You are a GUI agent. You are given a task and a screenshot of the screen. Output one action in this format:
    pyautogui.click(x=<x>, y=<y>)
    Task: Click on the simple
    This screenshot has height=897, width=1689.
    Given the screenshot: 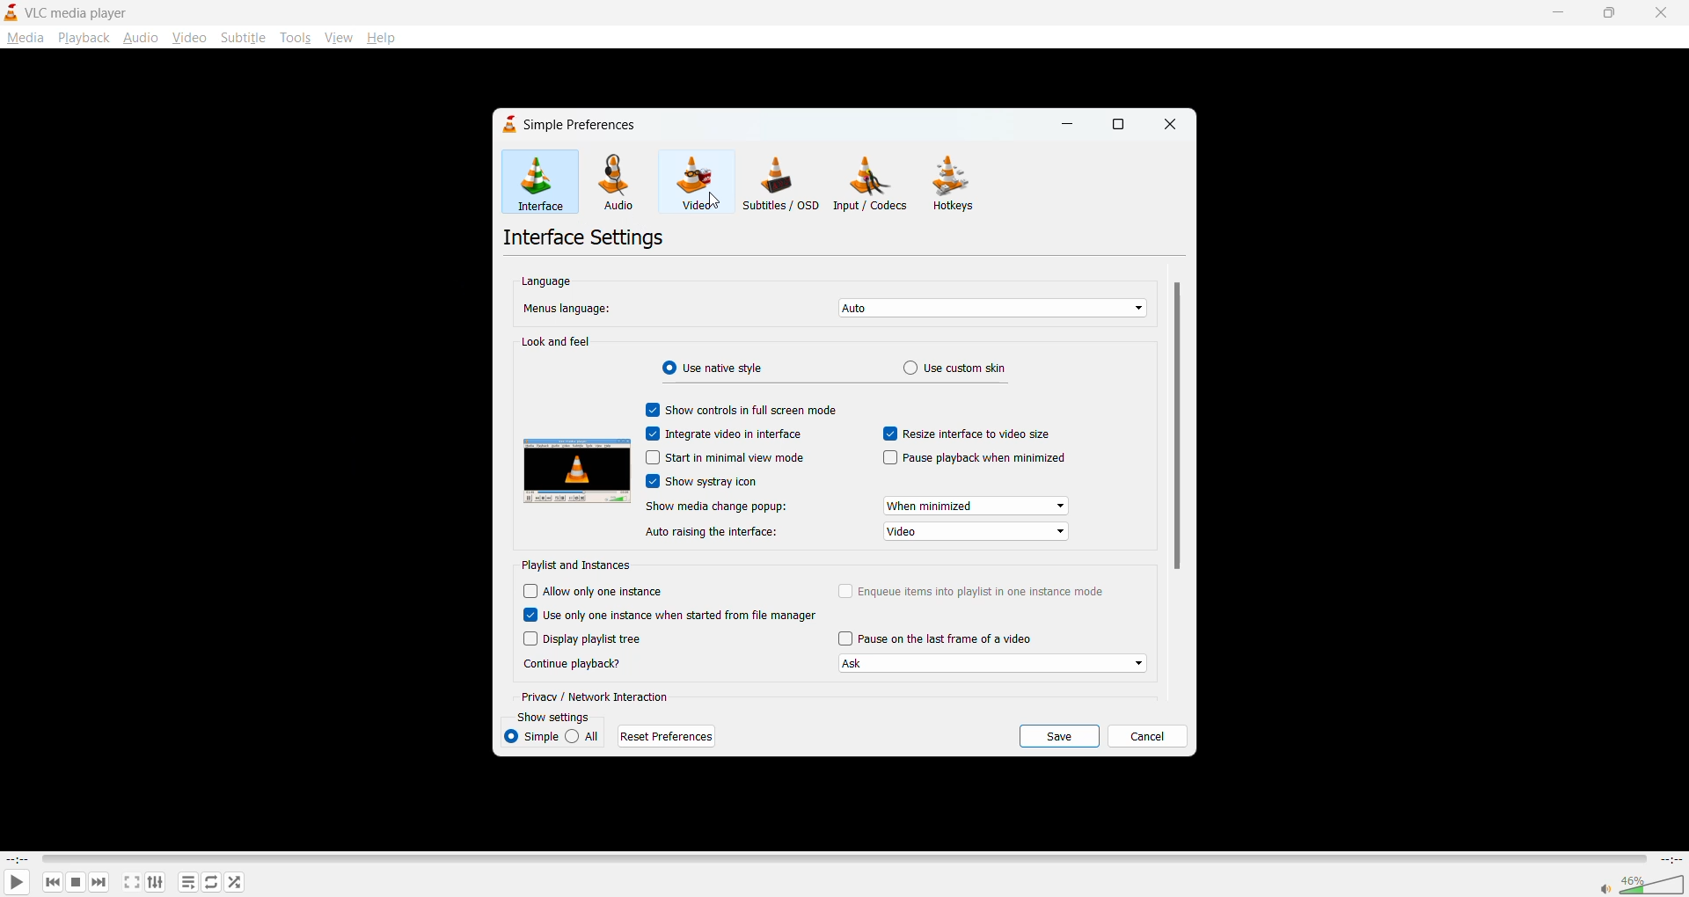 What is the action you would take?
    pyautogui.click(x=530, y=735)
    